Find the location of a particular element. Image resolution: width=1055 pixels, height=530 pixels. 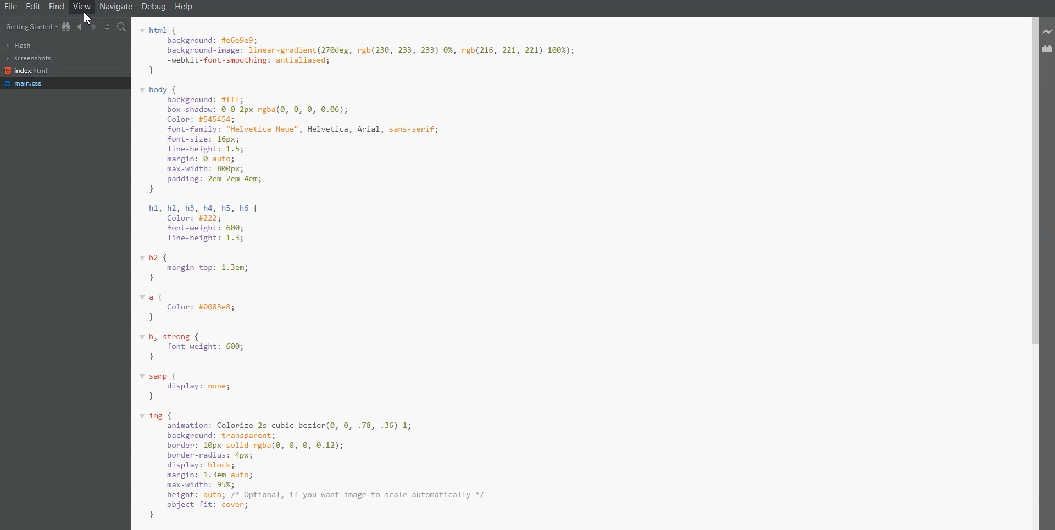

Split editor vertically and Horizontally is located at coordinates (108, 26).